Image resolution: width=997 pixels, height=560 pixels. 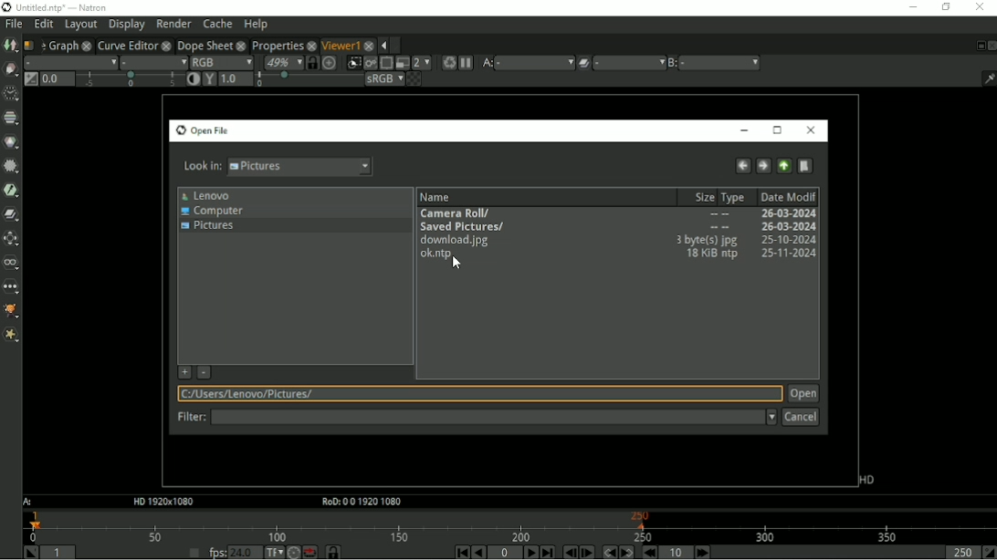 What do you see at coordinates (194, 552) in the screenshot?
I see `Set playback frame rate automatically` at bounding box center [194, 552].